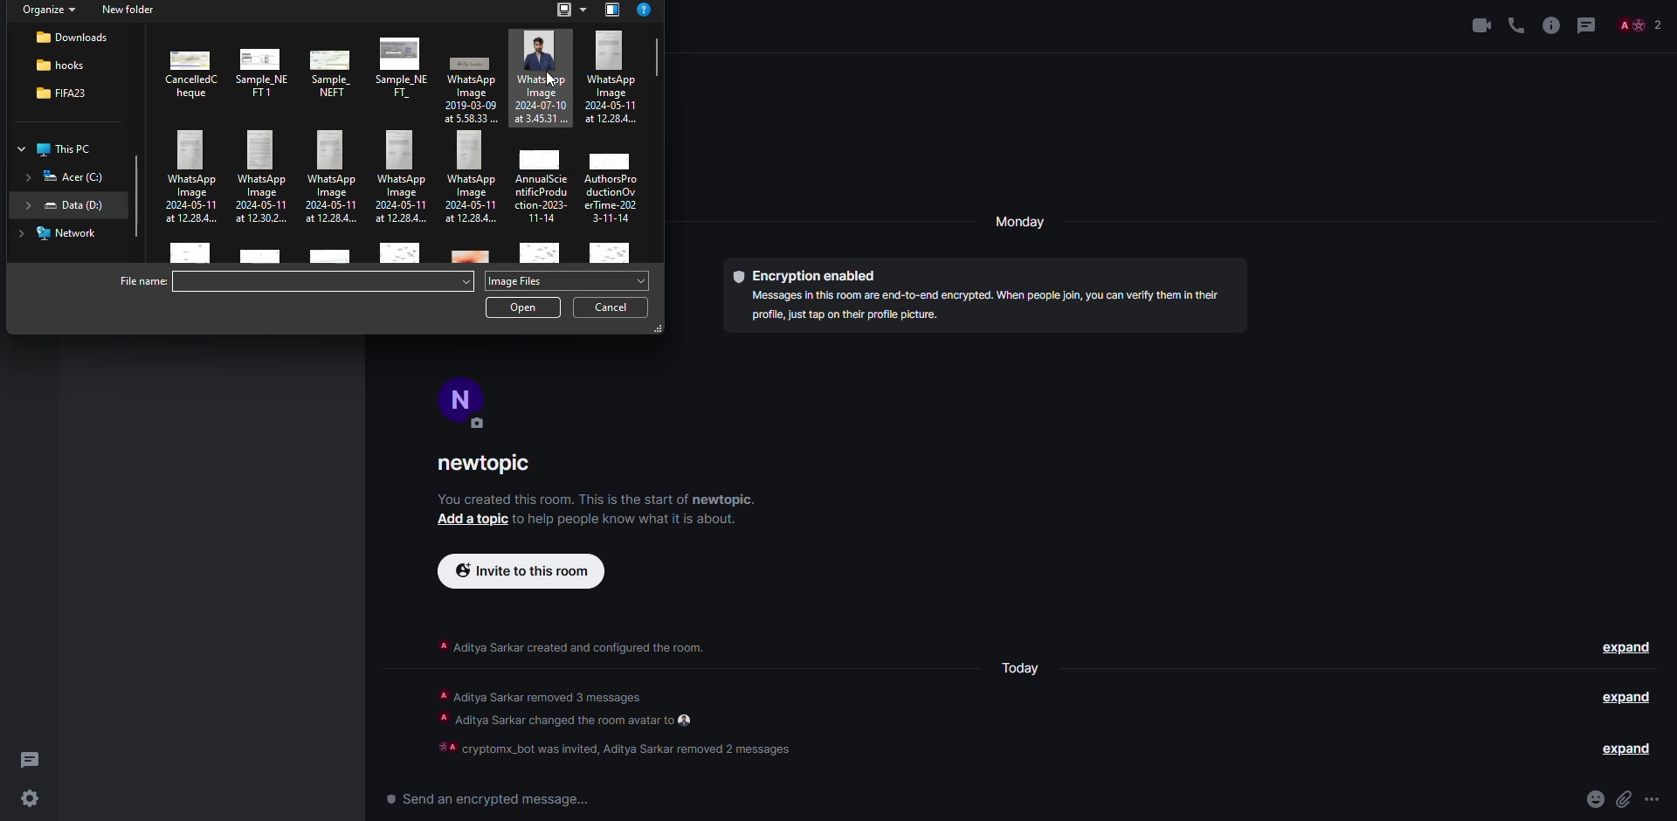  Describe the element at coordinates (541, 255) in the screenshot. I see `click to select` at that location.